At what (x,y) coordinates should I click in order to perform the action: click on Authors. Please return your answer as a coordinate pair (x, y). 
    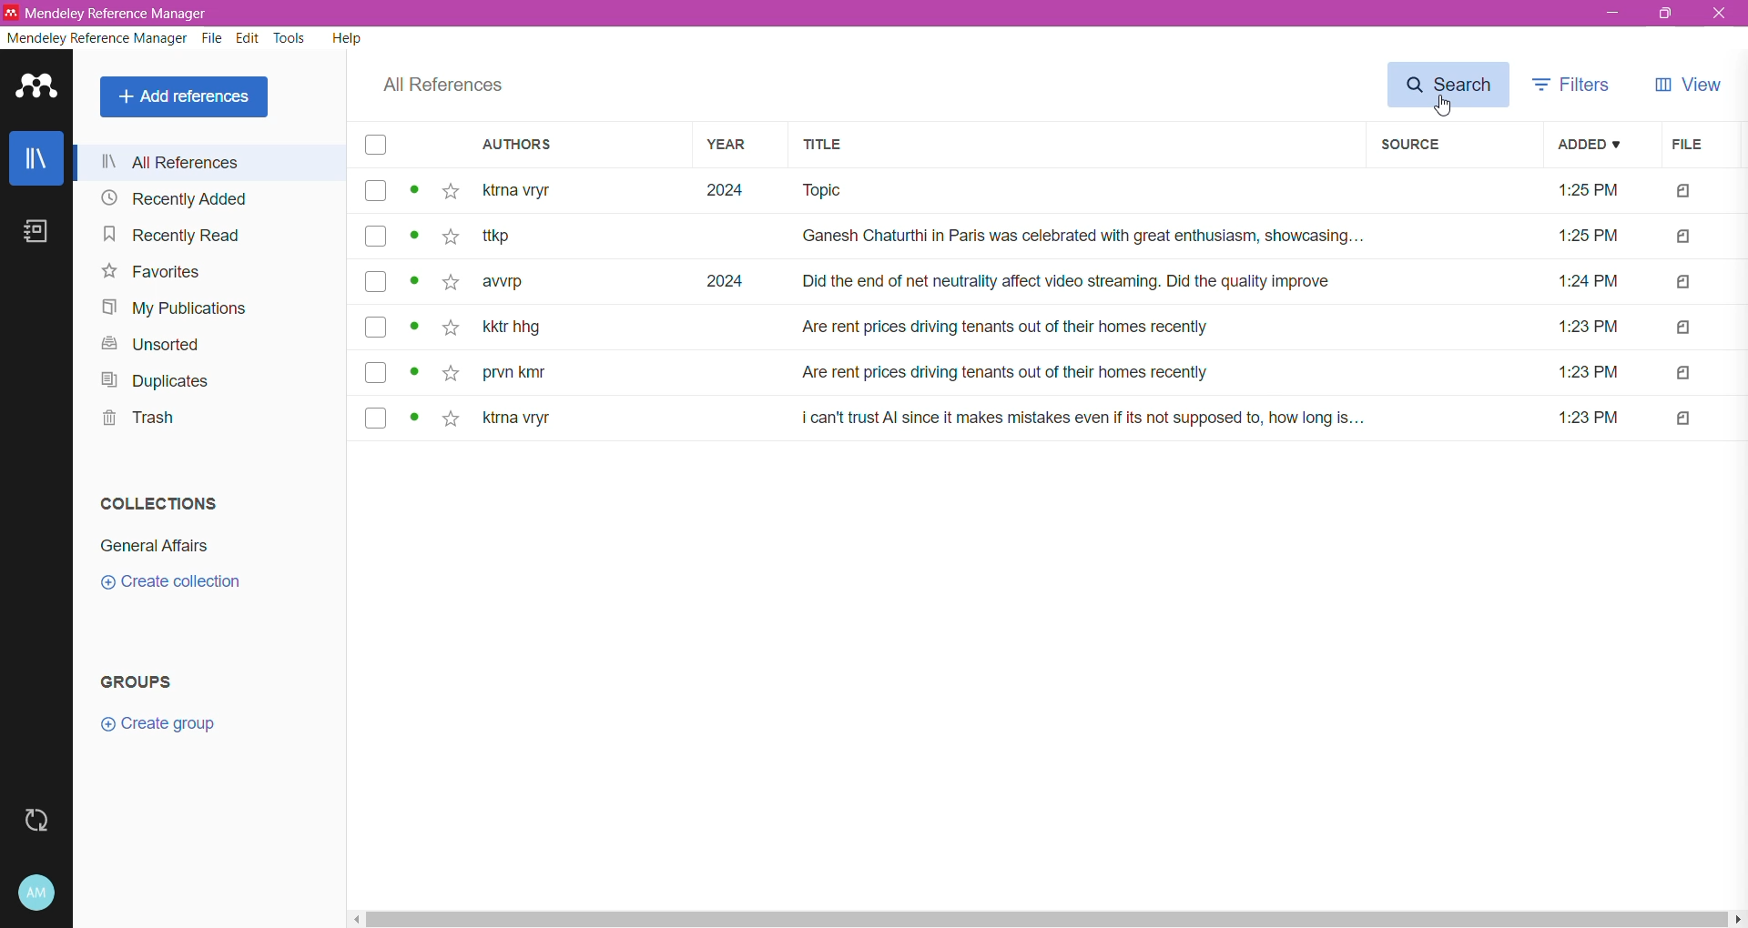
    Looking at the image, I should click on (568, 146).